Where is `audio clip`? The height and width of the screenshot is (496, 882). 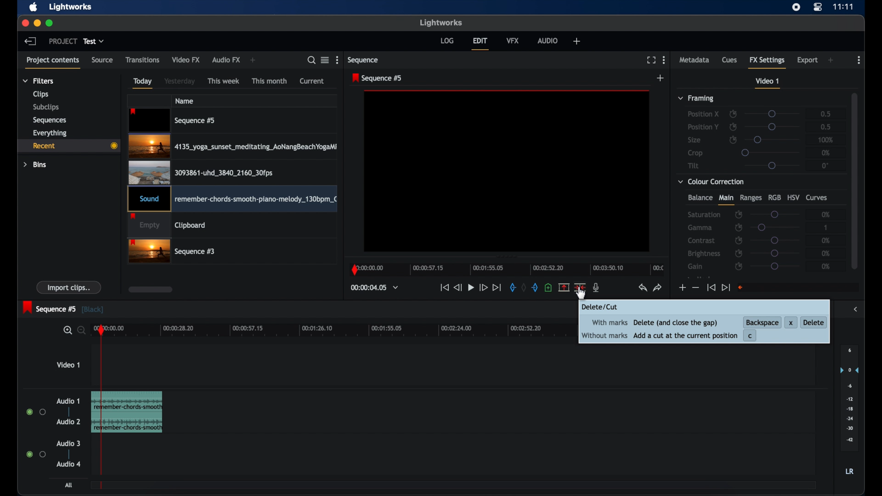
audio clip is located at coordinates (232, 200).